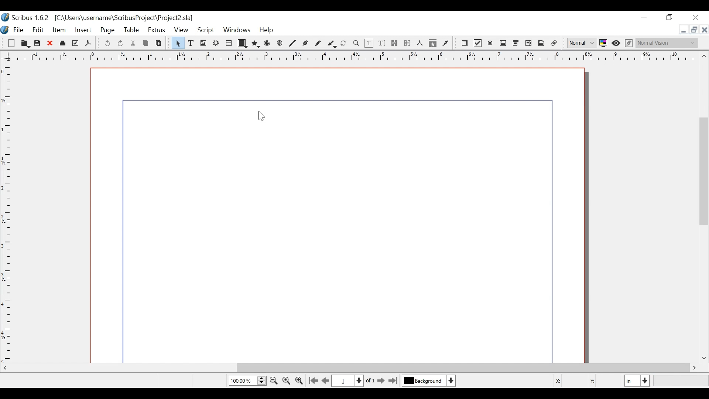 The width and height of the screenshot is (709, 399). What do you see at coordinates (59, 30) in the screenshot?
I see `Item` at bounding box center [59, 30].